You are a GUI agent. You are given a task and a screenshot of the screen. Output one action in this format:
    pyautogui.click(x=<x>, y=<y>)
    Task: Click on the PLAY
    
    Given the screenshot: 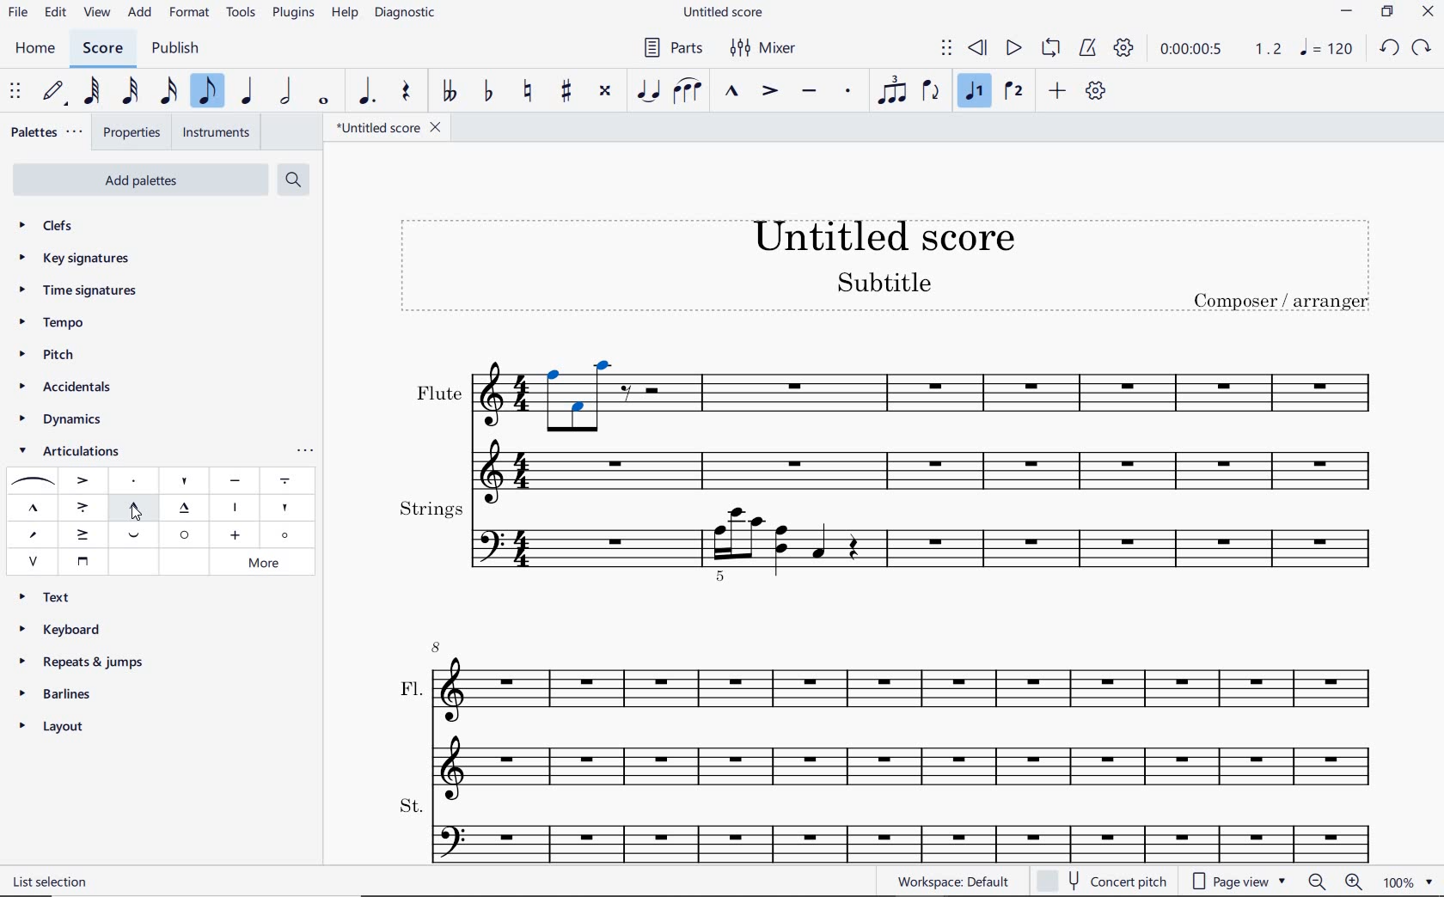 What is the action you would take?
    pyautogui.click(x=1013, y=47)
    